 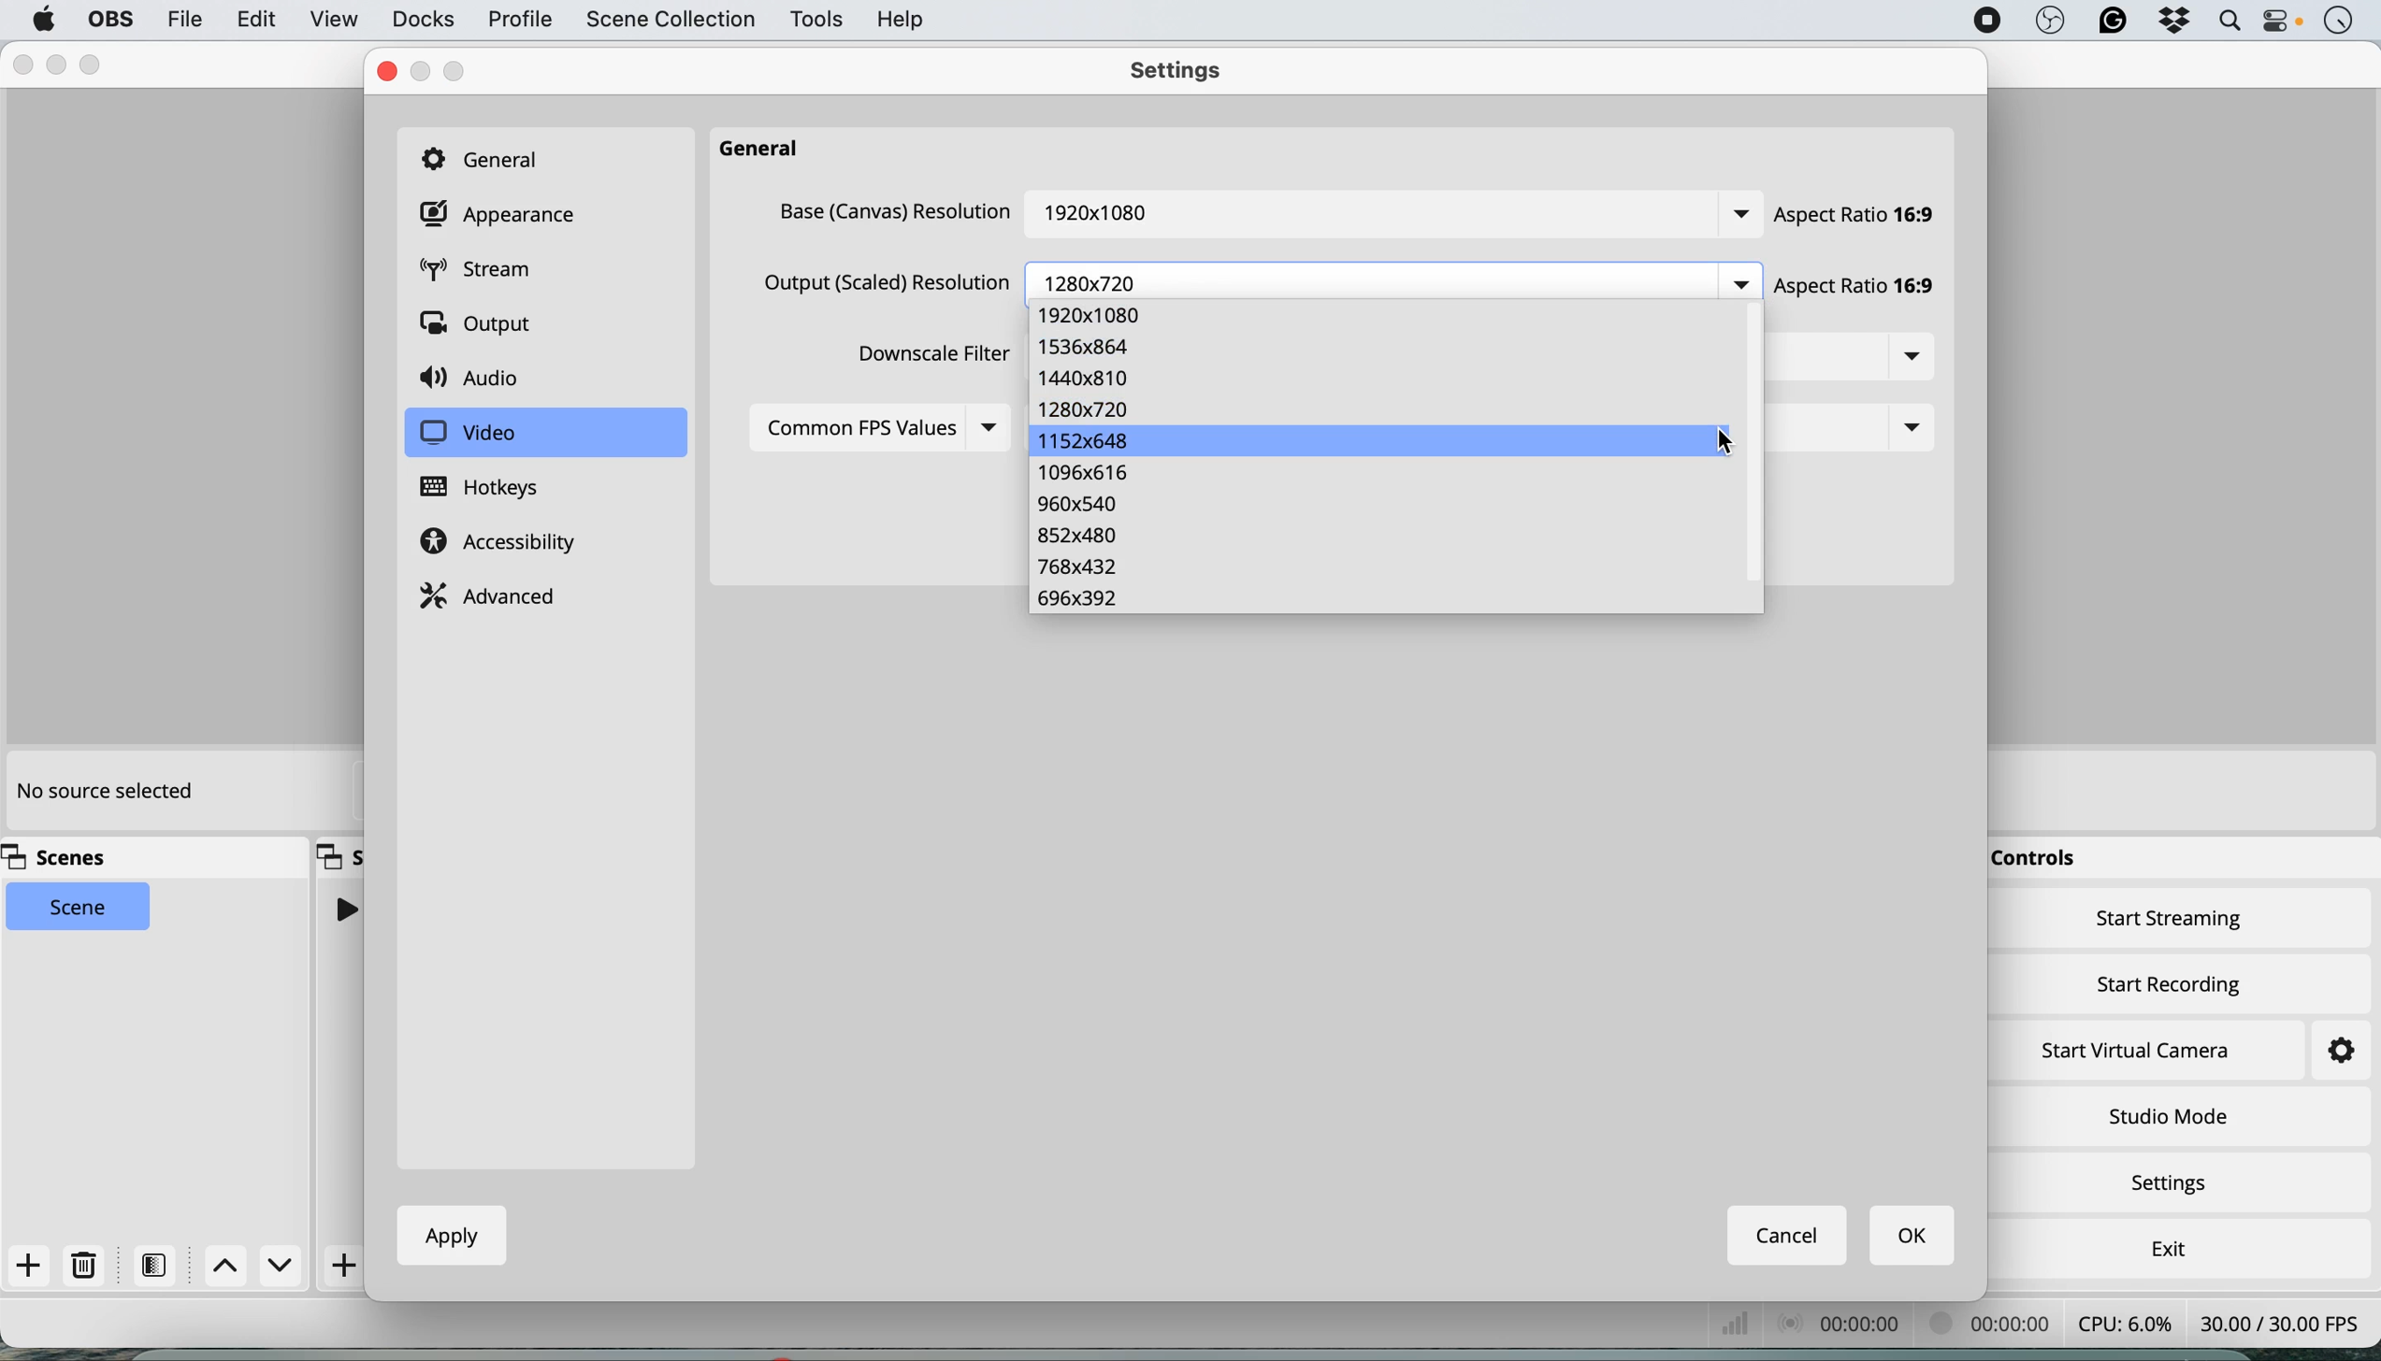 What do you see at coordinates (2164, 1244) in the screenshot?
I see `exit` at bounding box center [2164, 1244].